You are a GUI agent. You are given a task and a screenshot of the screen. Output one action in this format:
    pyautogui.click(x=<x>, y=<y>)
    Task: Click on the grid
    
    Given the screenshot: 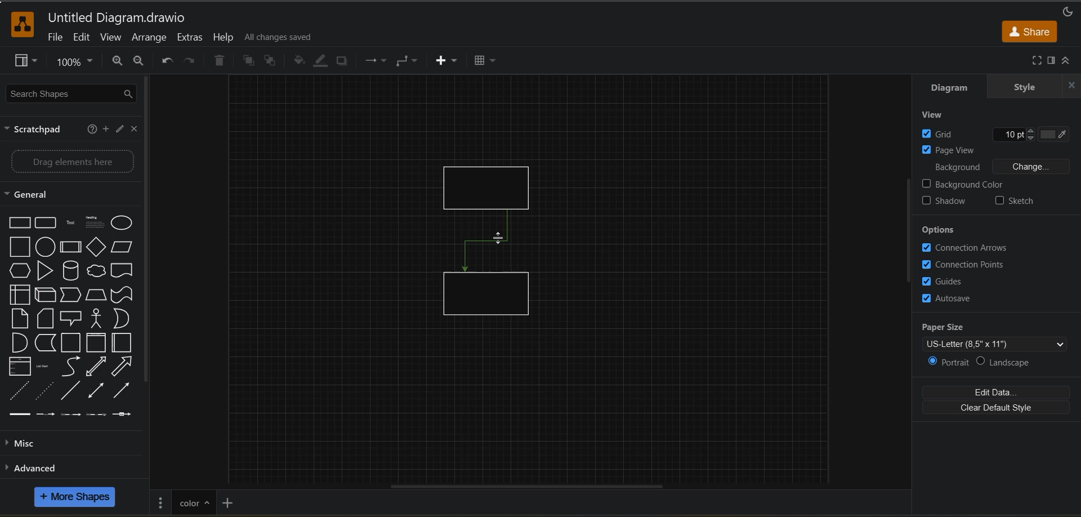 What is the action you would take?
    pyautogui.click(x=997, y=133)
    